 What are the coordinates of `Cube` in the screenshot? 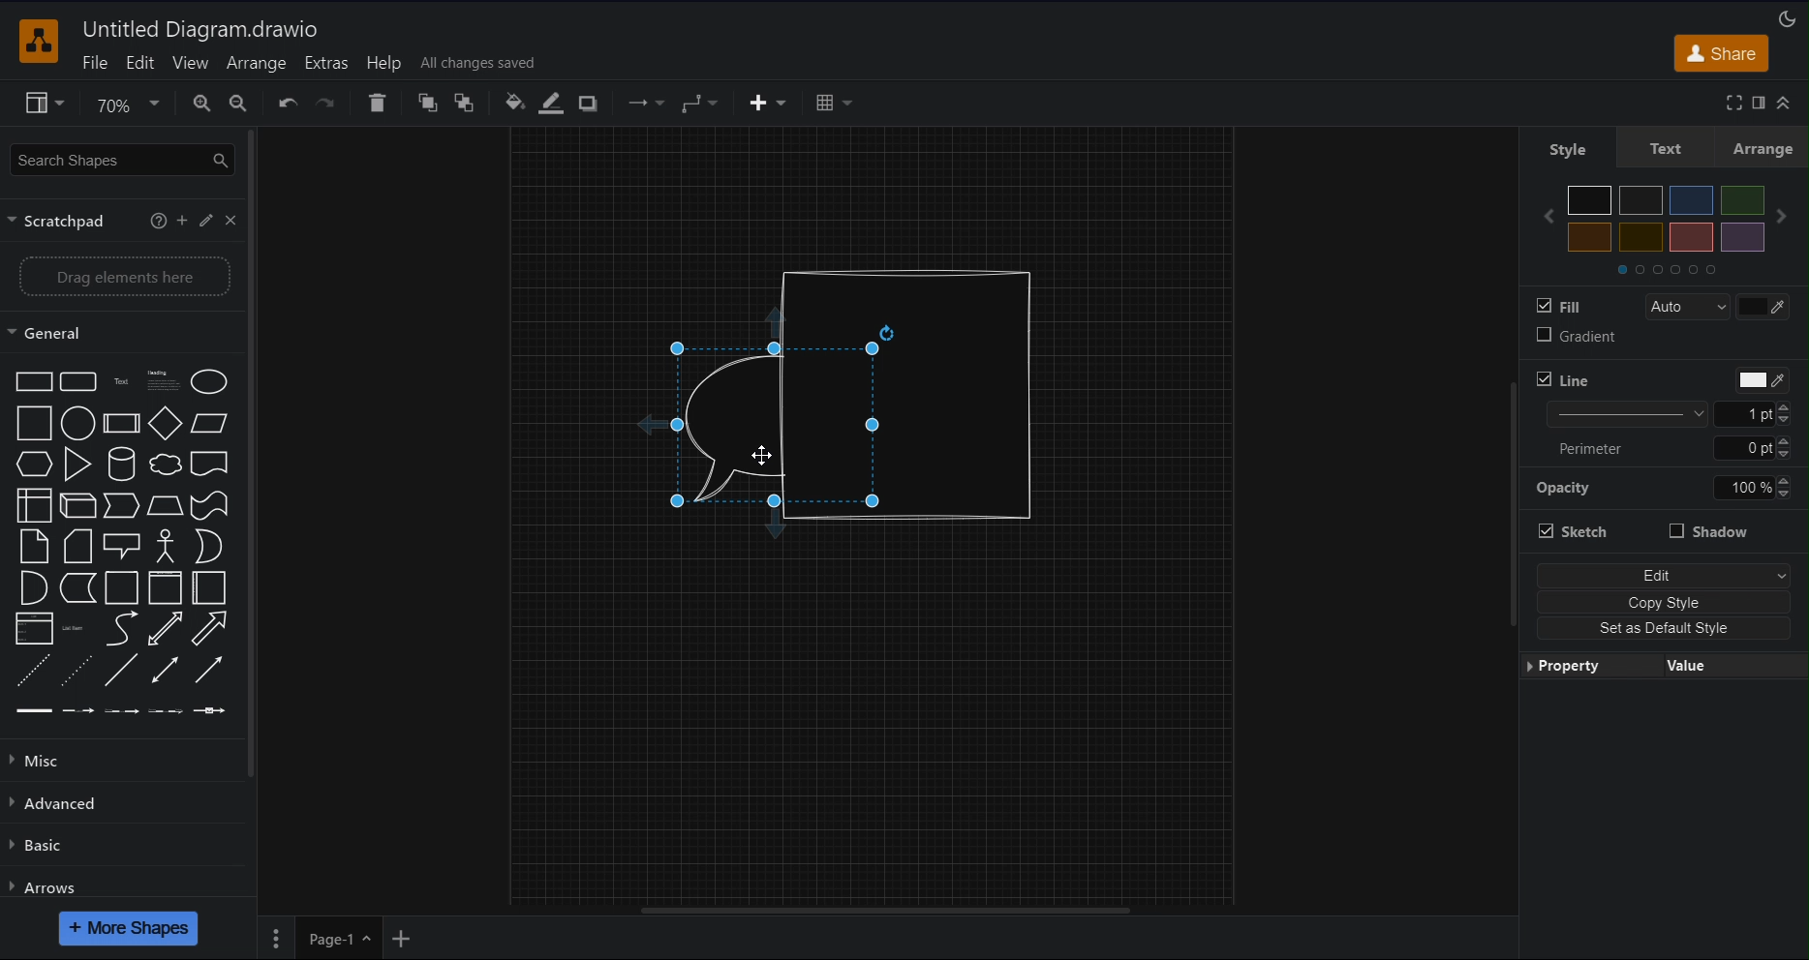 It's located at (77, 506).